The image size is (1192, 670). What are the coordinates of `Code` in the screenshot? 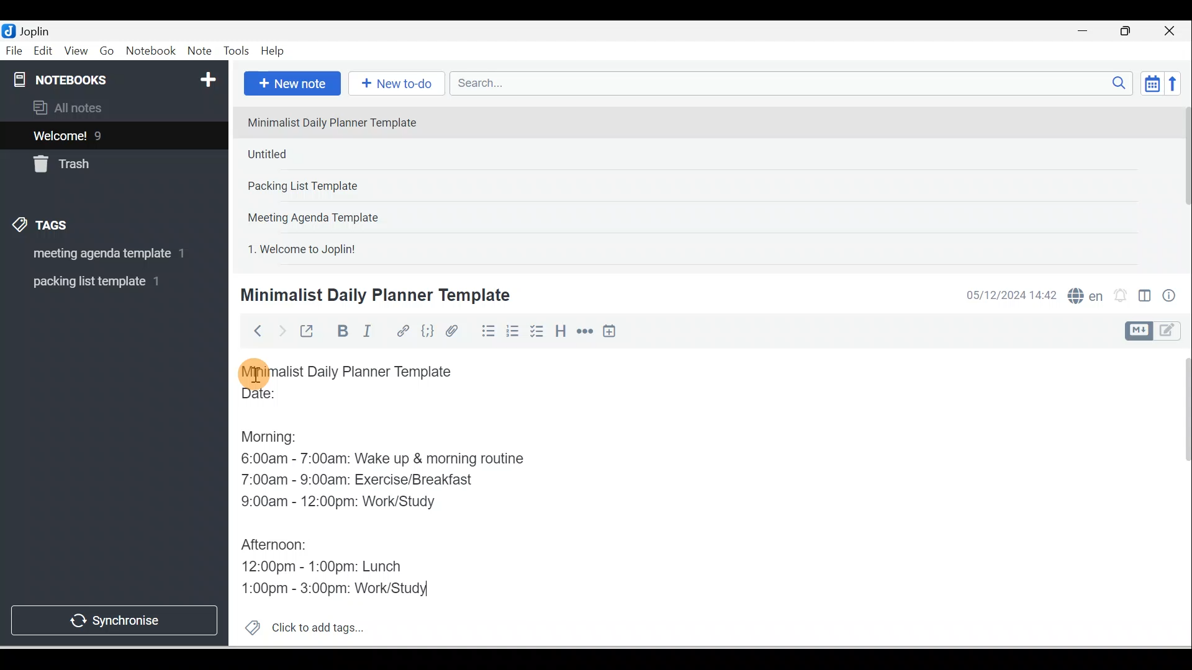 It's located at (428, 332).